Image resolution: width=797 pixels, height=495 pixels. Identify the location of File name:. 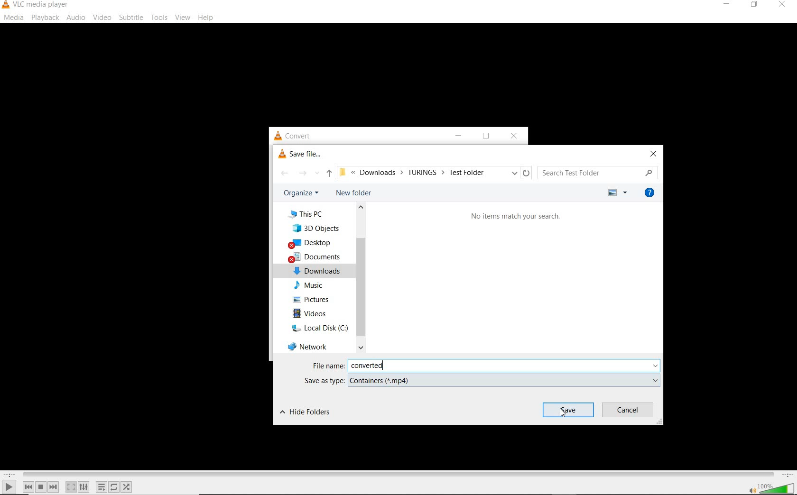
(328, 366).